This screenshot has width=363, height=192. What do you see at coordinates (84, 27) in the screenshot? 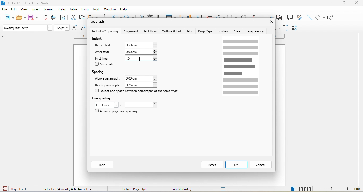
I see `decrease size` at bounding box center [84, 27].